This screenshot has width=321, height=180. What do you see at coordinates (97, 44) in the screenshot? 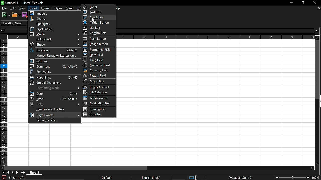
I see `Image button` at bounding box center [97, 44].